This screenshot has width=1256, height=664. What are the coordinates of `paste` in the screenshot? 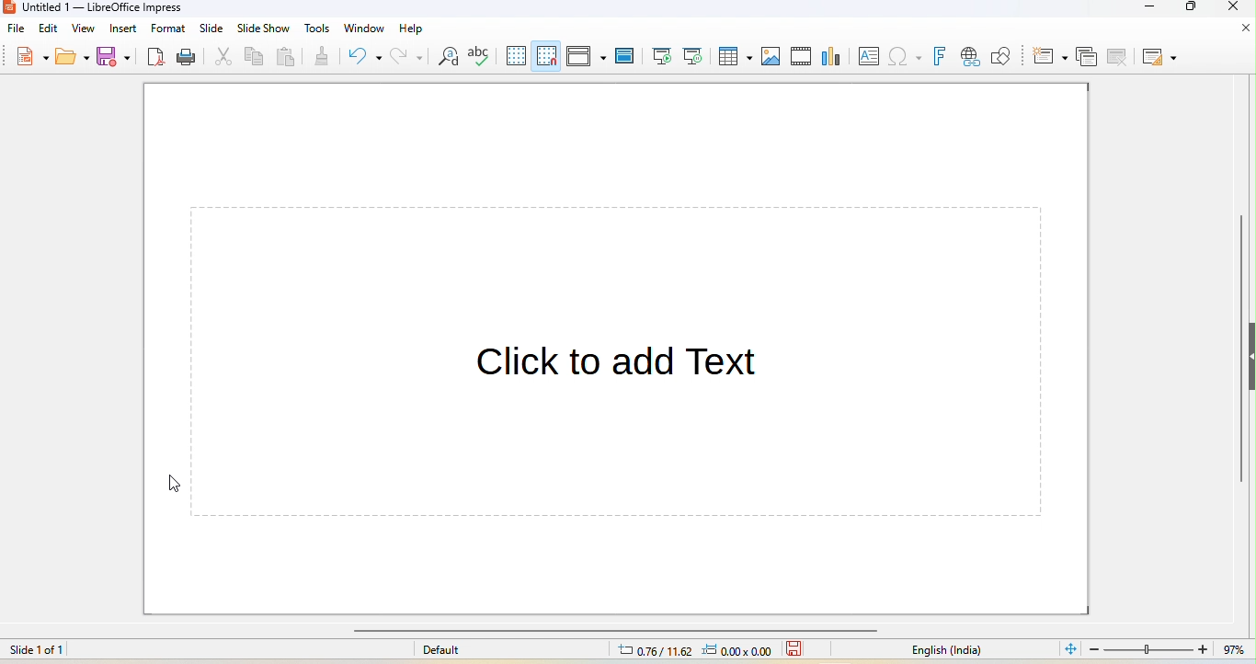 It's located at (287, 59).